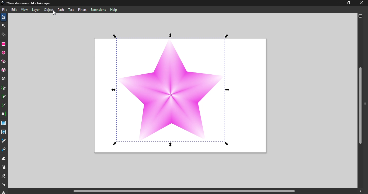  What do you see at coordinates (27, 3) in the screenshot?
I see `Document name` at bounding box center [27, 3].